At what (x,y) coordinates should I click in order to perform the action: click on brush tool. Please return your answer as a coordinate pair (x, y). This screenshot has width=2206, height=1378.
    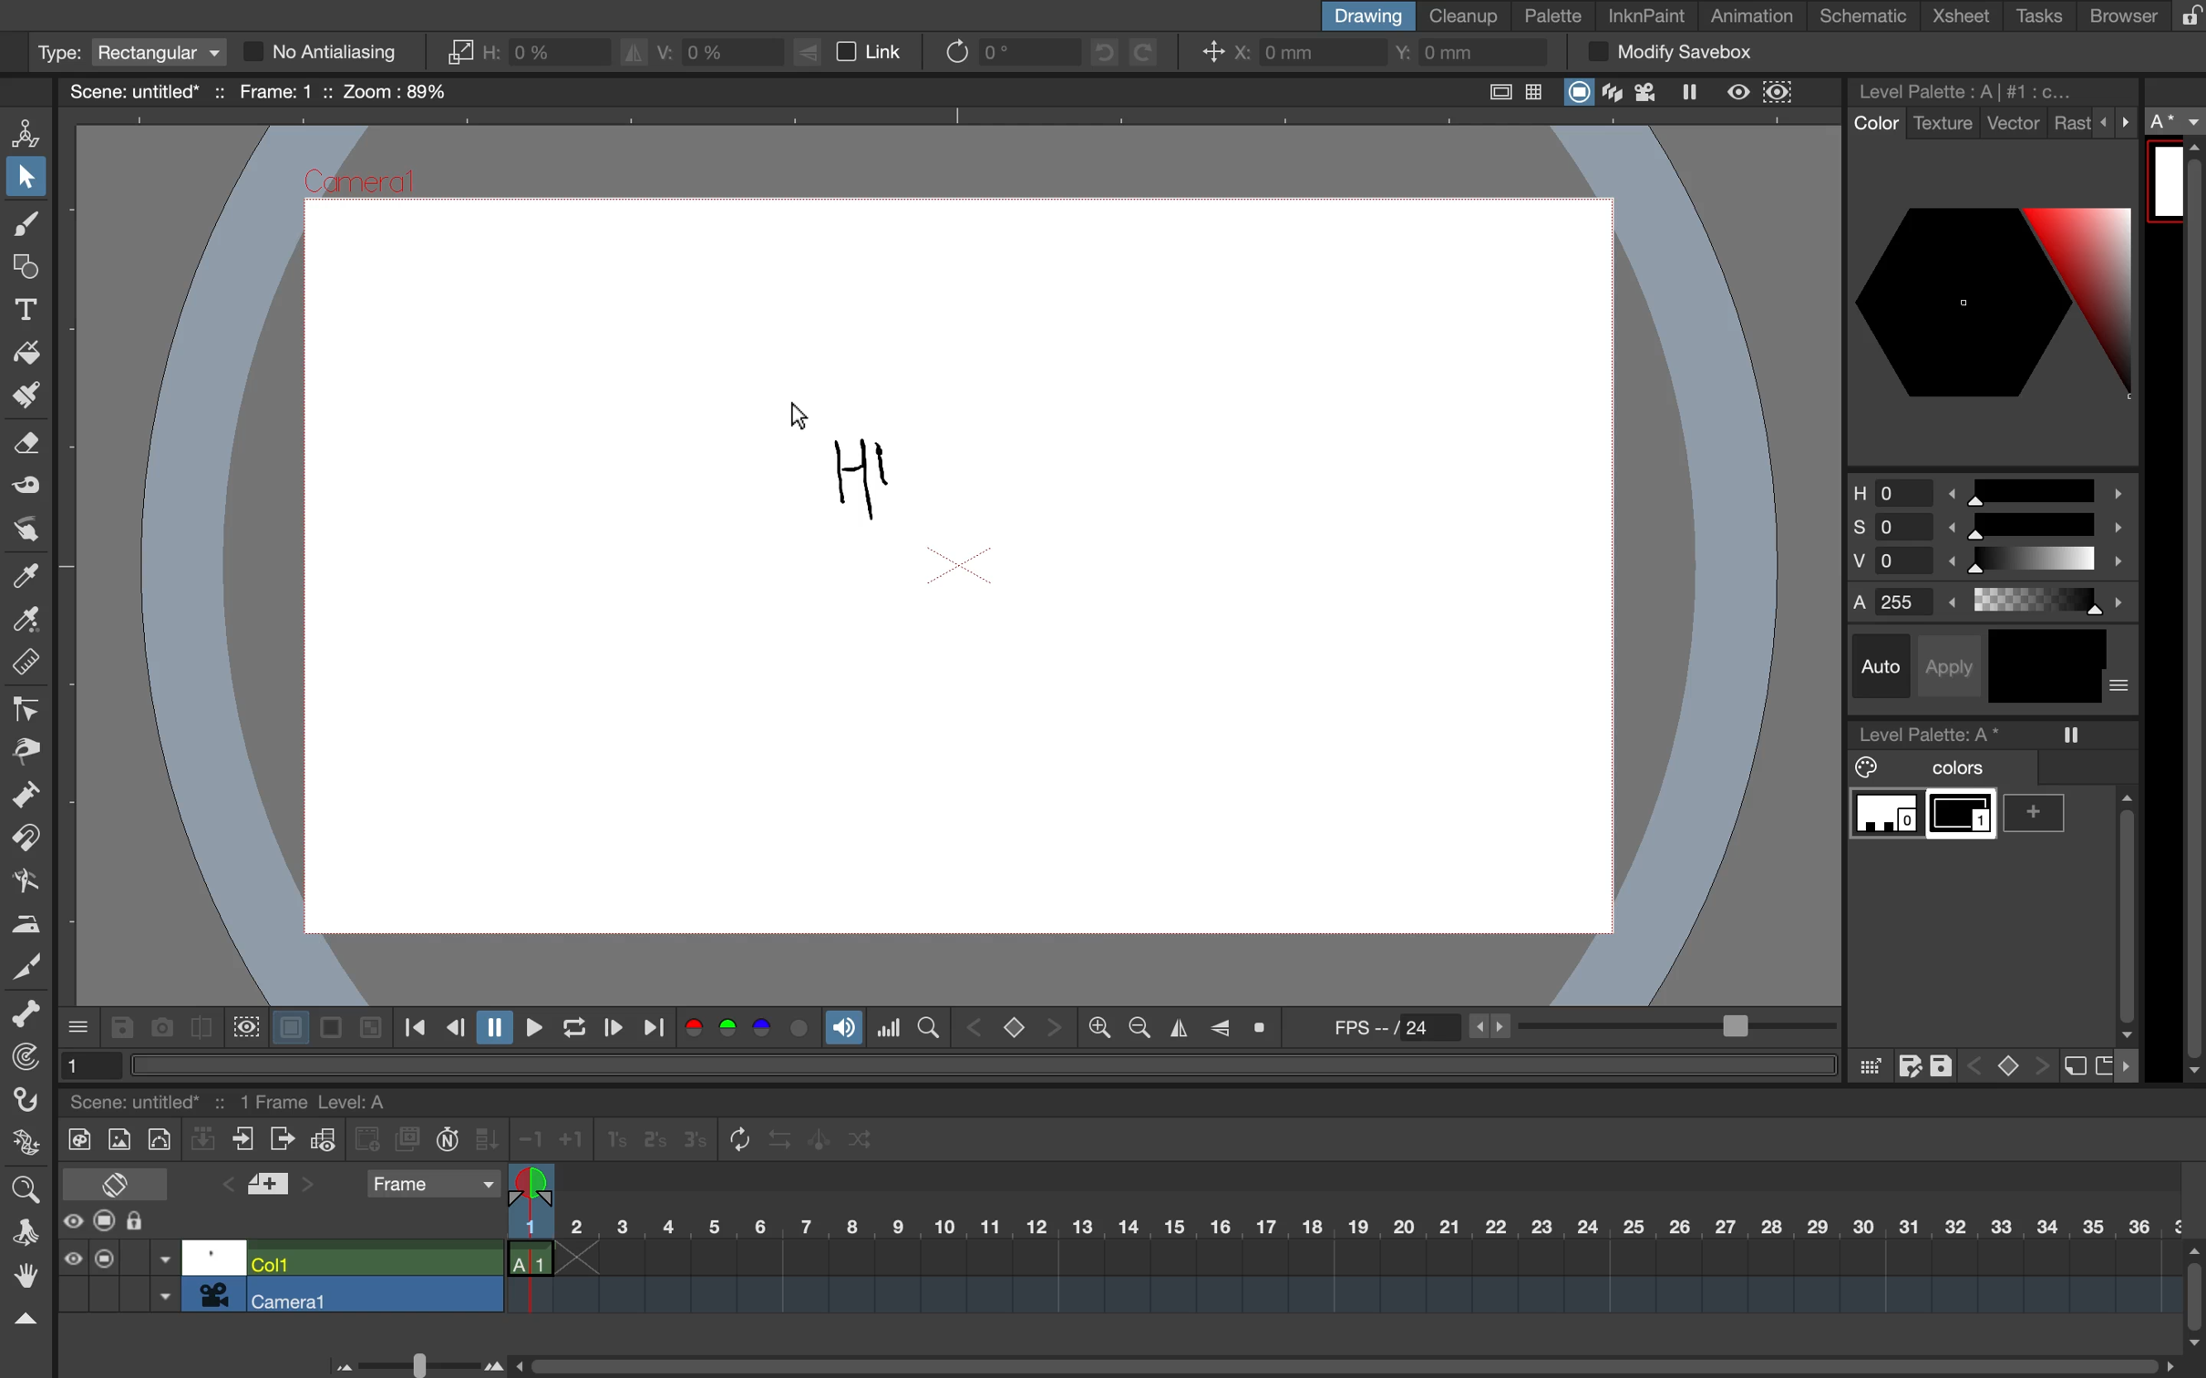
    Looking at the image, I should click on (22, 227).